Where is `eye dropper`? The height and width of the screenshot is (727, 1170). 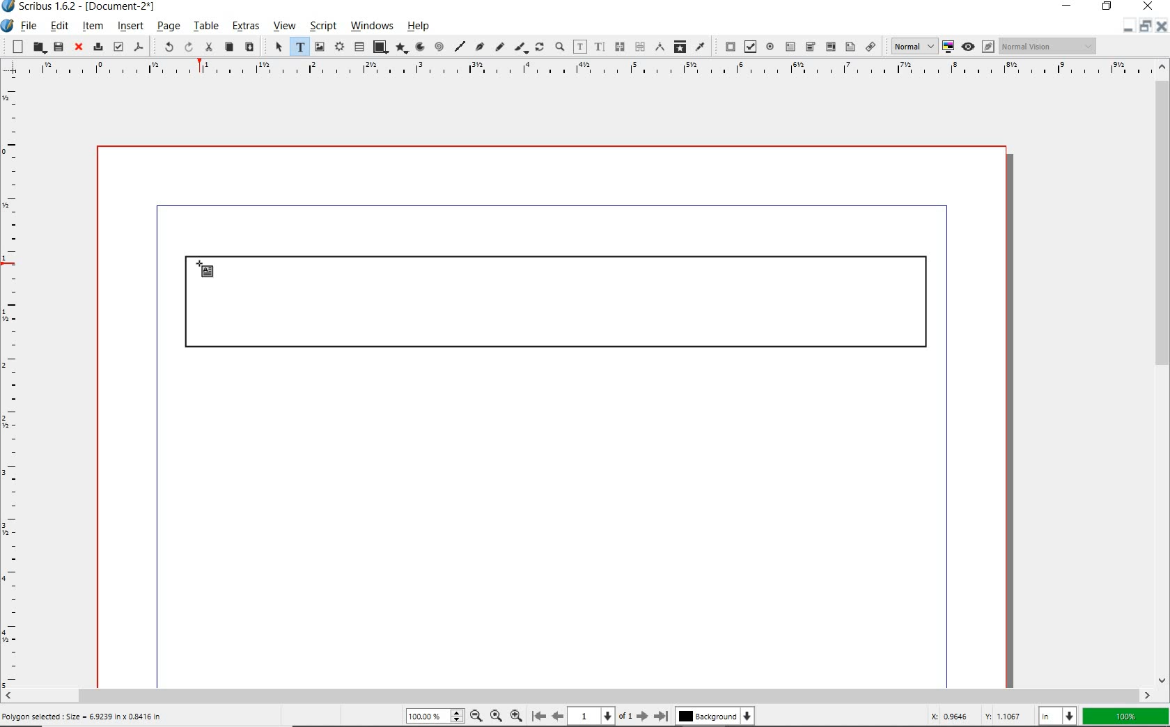
eye dropper is located at coordinates (700, 47).